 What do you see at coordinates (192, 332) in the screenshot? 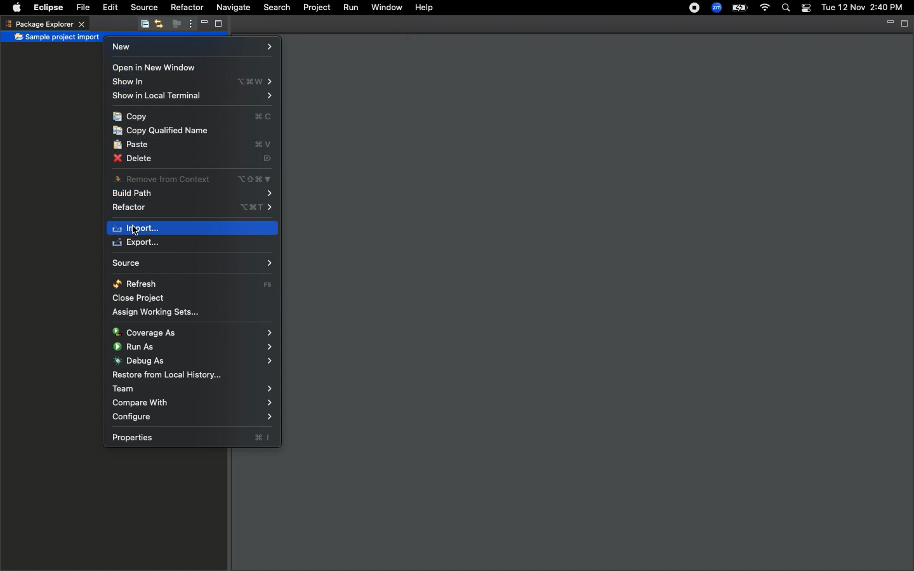
I see `Coverage as` at bounding box center [192, 332].